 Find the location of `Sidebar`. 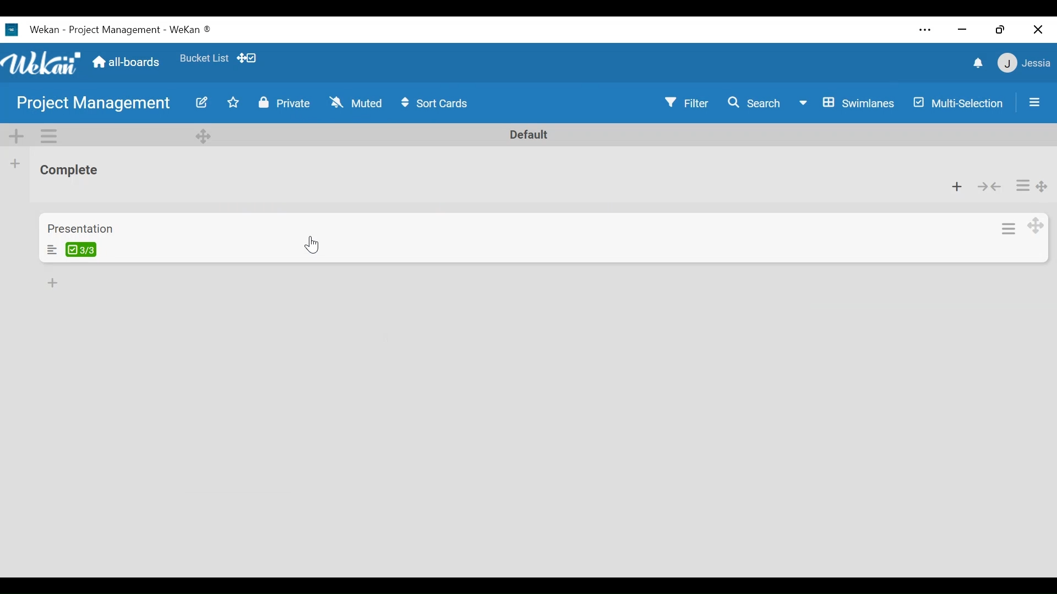

Sidebar is located at coordinates (1035, 102).